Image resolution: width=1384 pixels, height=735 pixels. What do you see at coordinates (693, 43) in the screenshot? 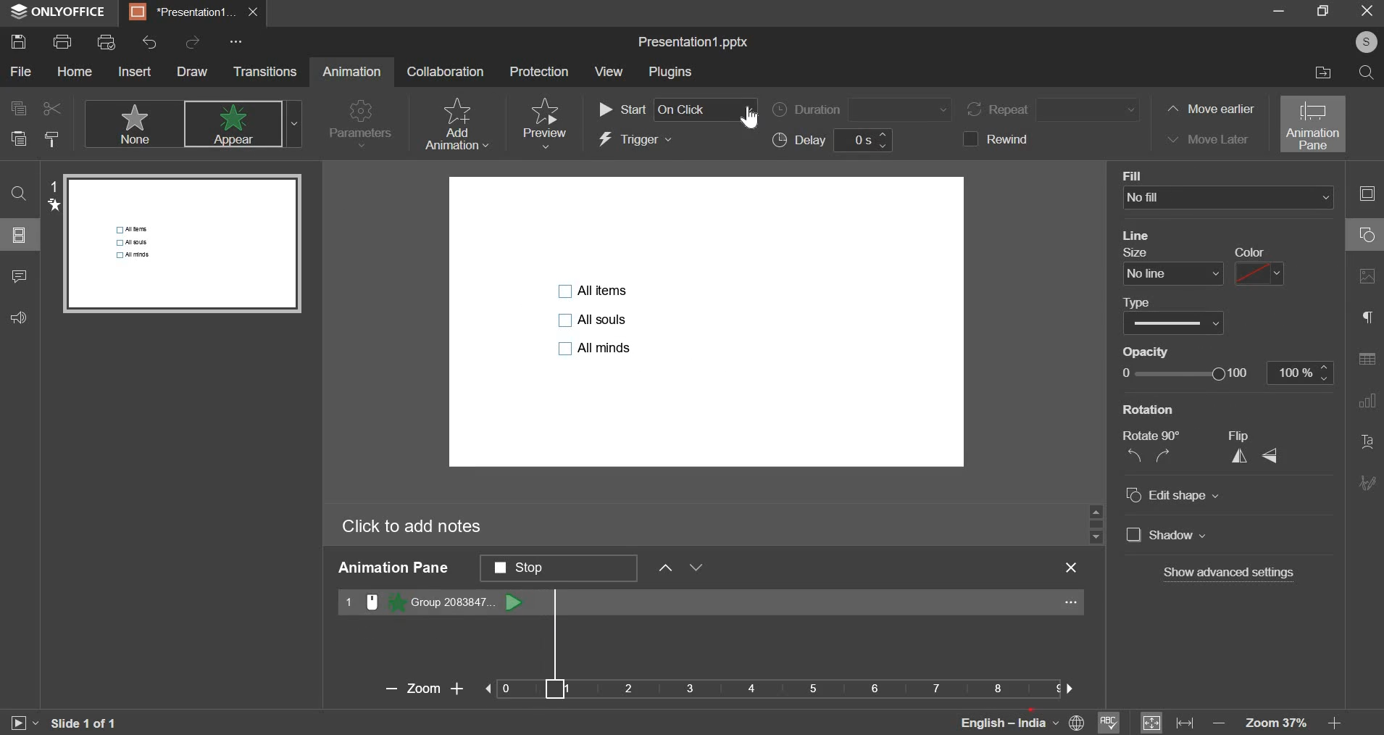
I see `file name` at bounding box center [693, 43].